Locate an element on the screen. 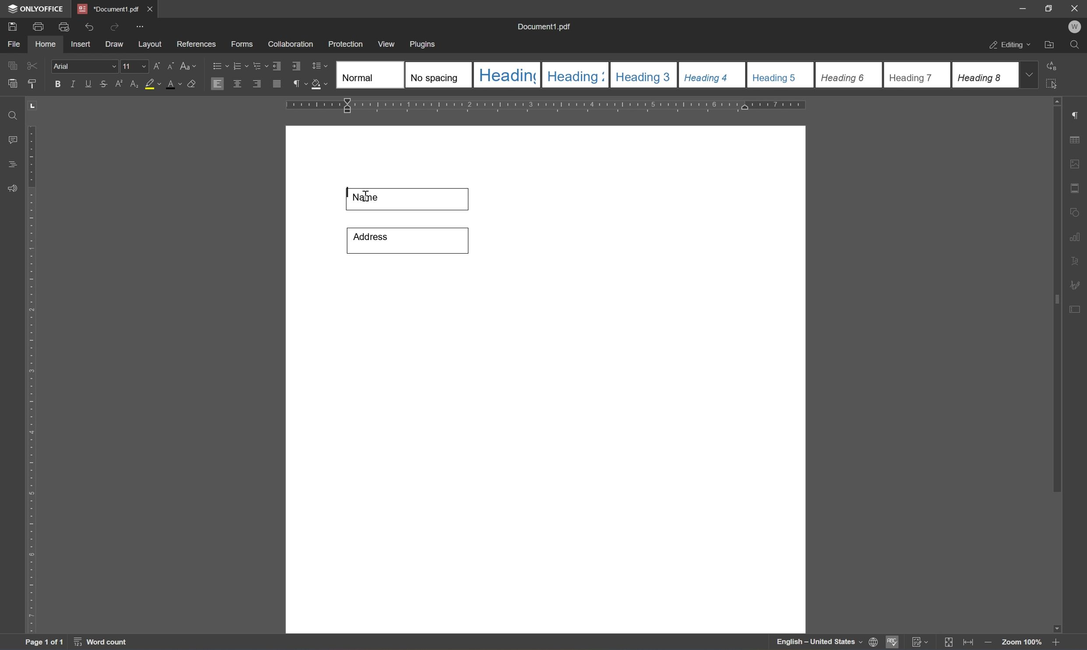 Image resolution: width=1087 pixels, height=650 pixels. open file location is located at coordinates (1049, 45).